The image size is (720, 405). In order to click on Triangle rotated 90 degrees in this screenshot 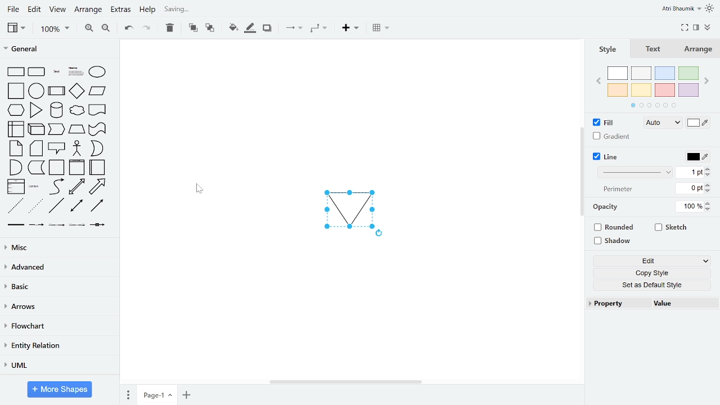, I will do `click(346, 209)`.